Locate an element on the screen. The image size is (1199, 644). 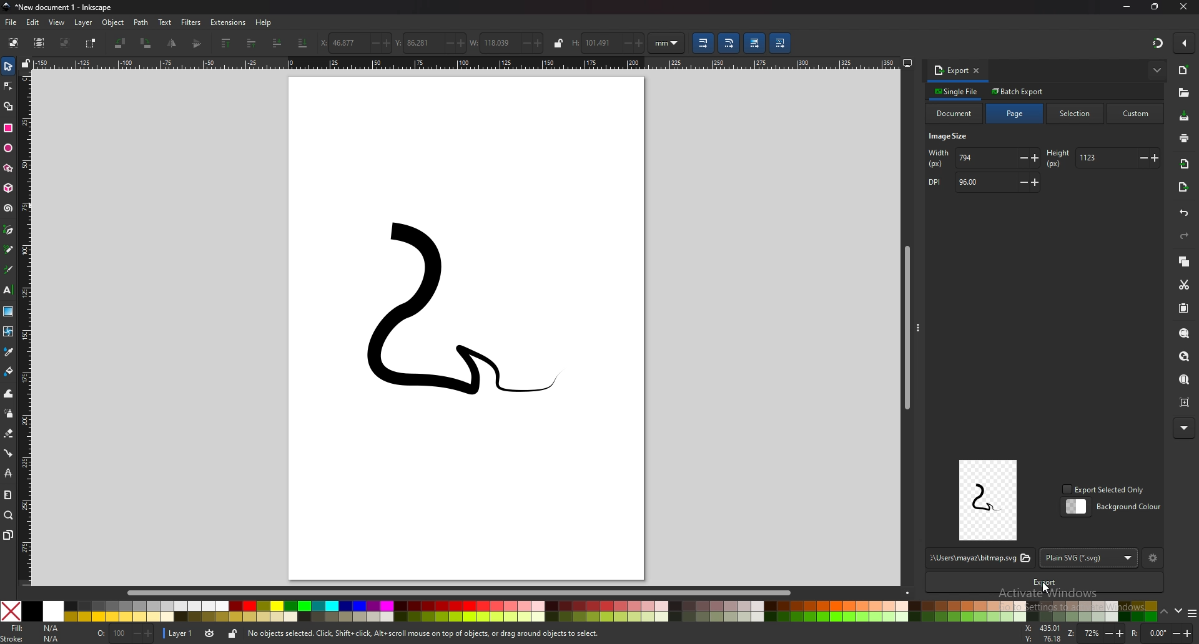
eraser is located at coordinates (9, 434).